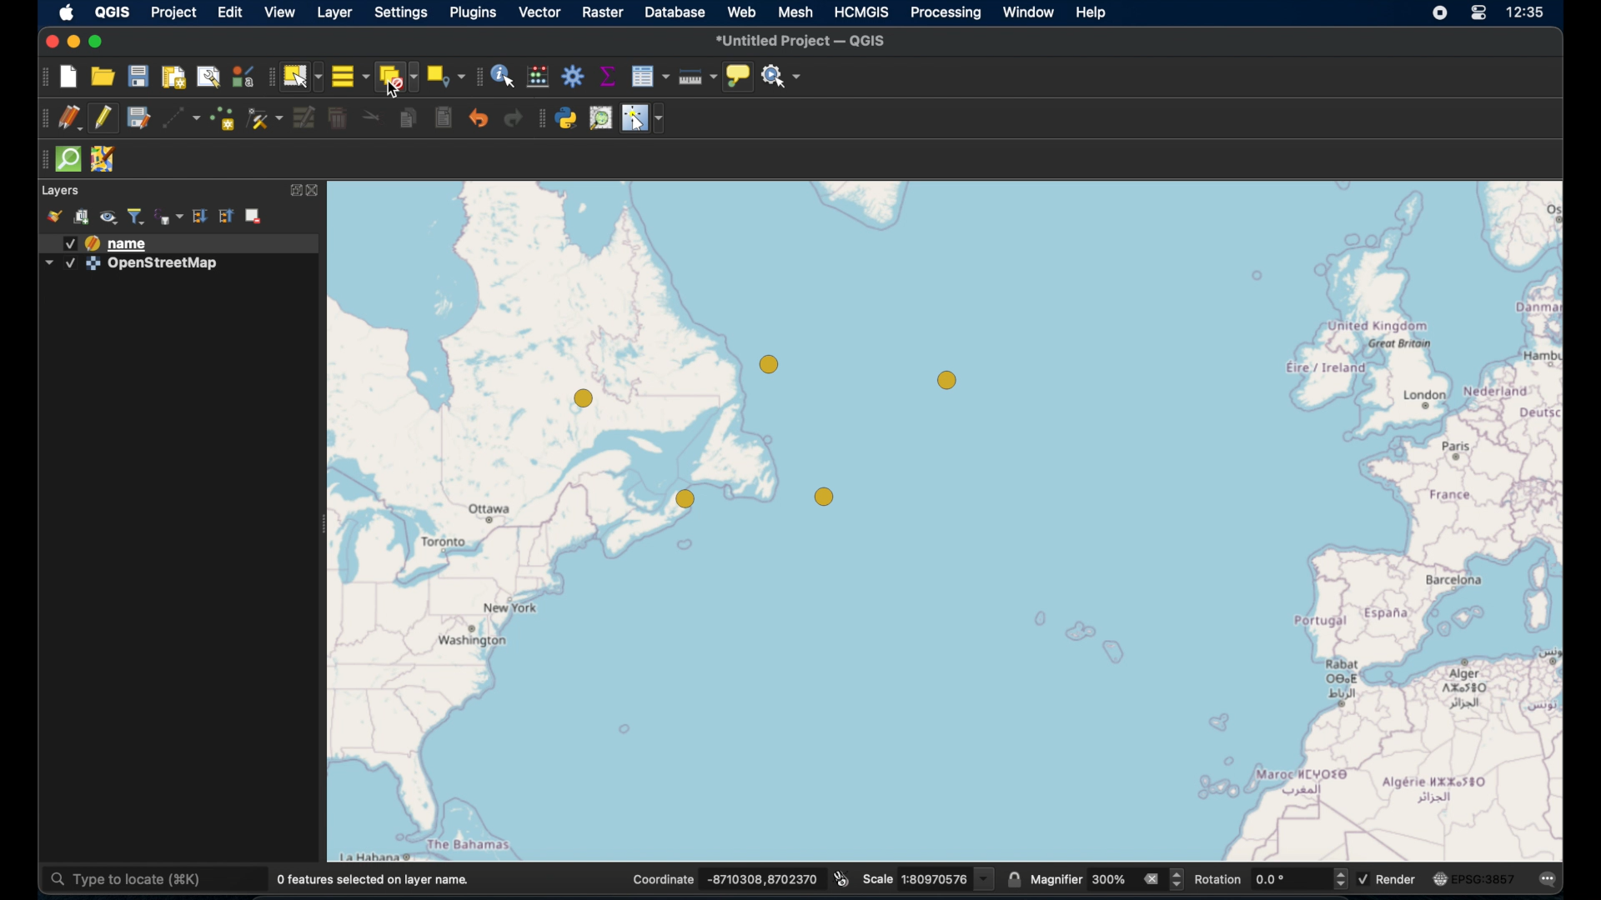 The image size is (1601, 900). What do you see at coordinates (306, 118) in the screenshot?
I see `modify attributes` at bounding box center [306, 118].